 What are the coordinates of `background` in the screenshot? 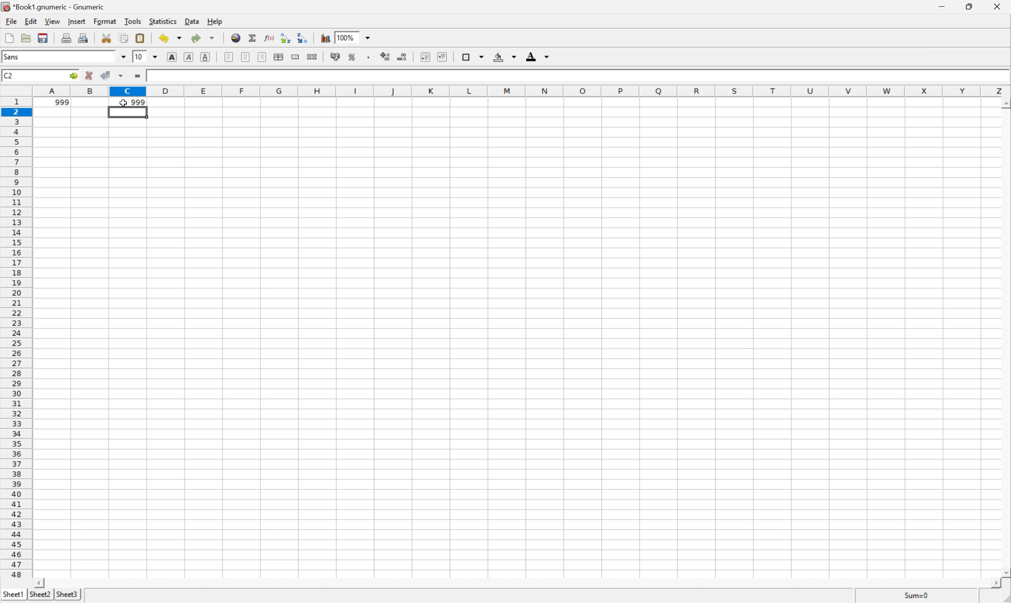 It's located at (506, 57).